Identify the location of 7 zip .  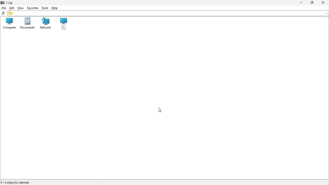
(8, 2).